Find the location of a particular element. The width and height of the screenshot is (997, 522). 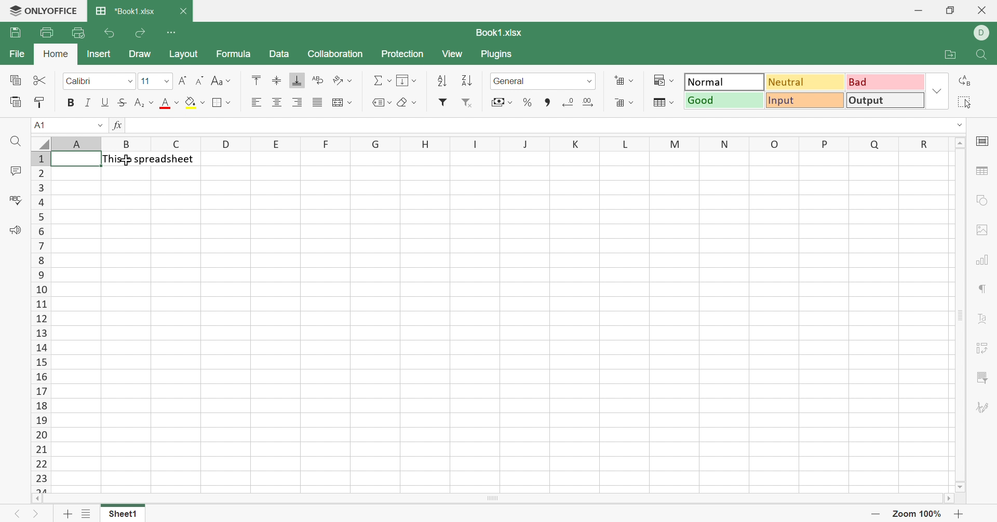

Layout is located at coordinates (186, 53).